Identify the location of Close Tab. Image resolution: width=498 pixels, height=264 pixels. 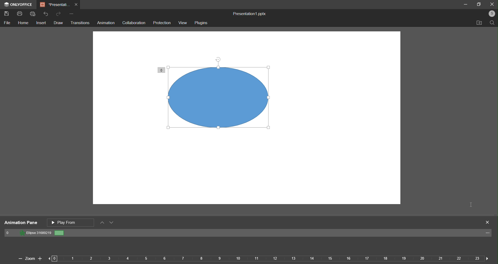
(77, 5).